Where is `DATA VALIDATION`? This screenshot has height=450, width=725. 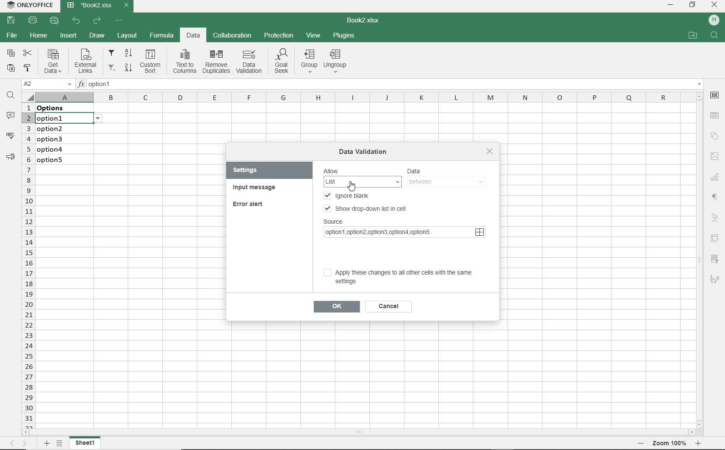 DATA VALIDATION is located at coordinates (249, 62).